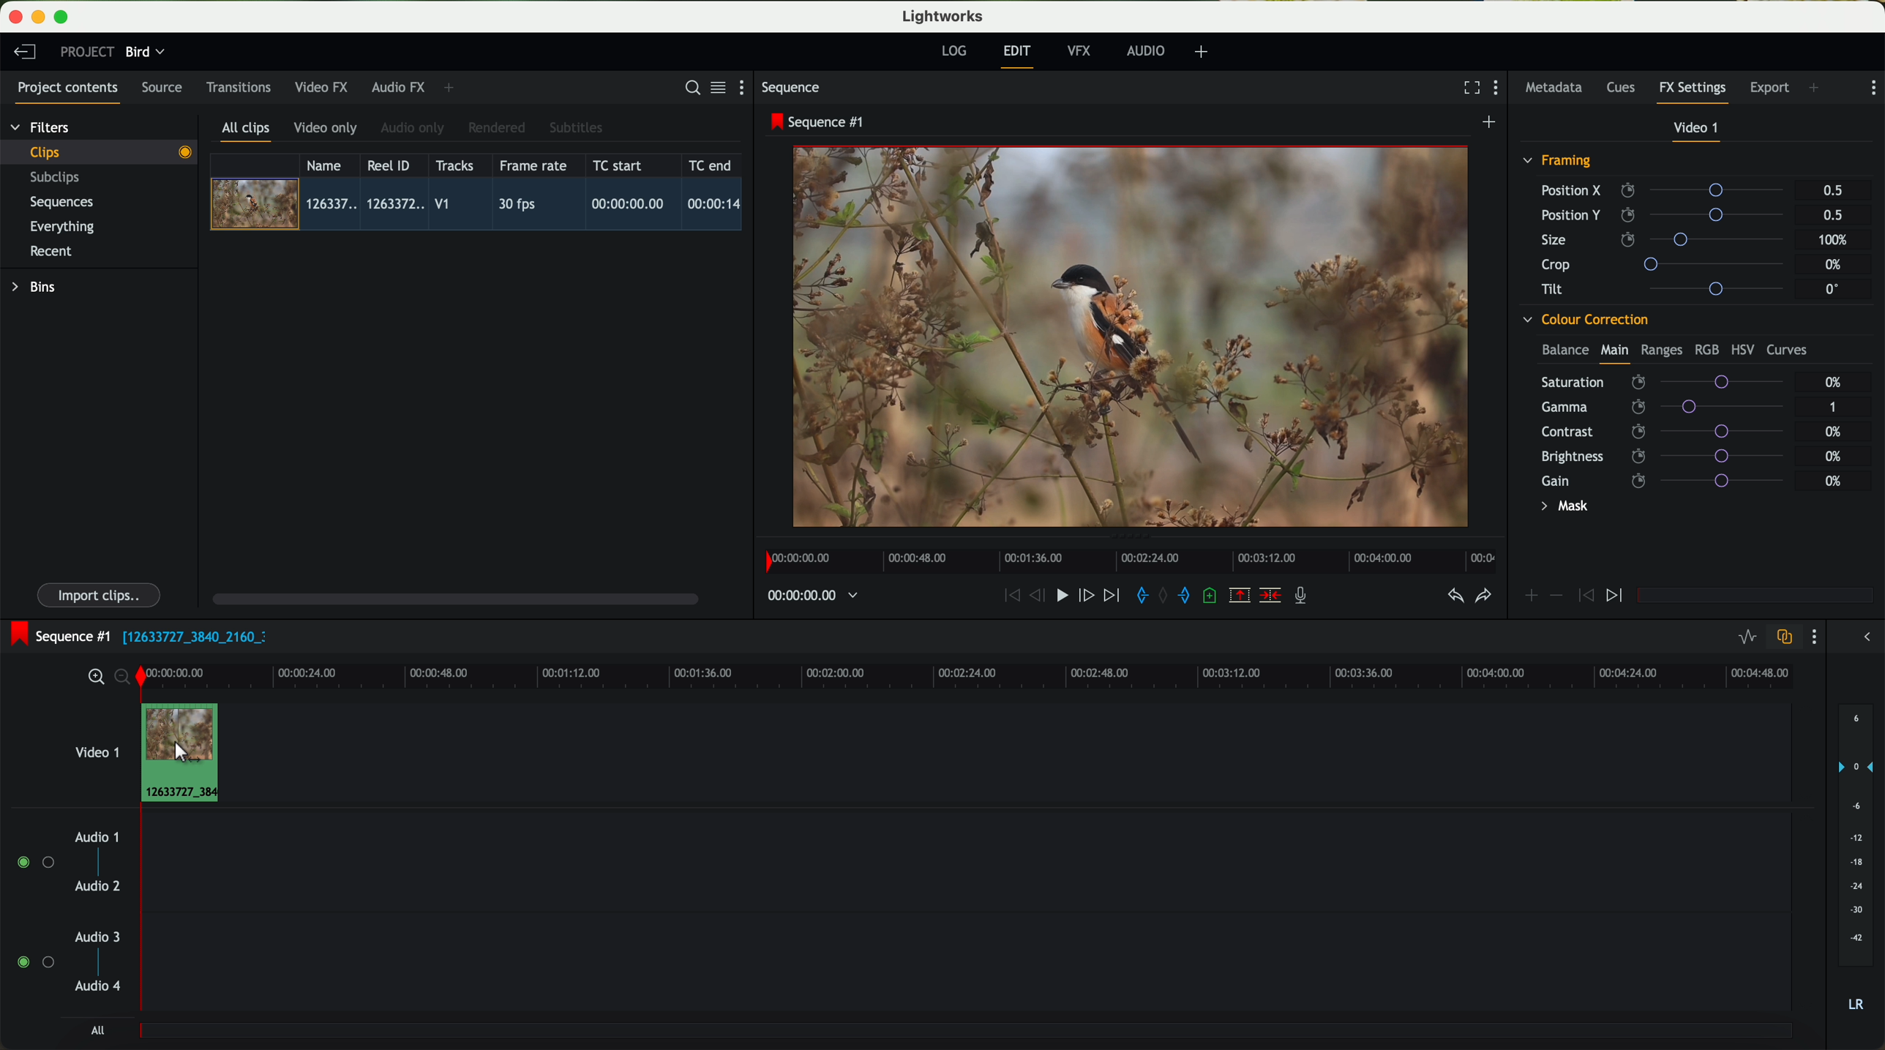  What do you see at coordinates (41, 18) in the screenshot?
I see `minimize program` at bounding box center [41, 18].